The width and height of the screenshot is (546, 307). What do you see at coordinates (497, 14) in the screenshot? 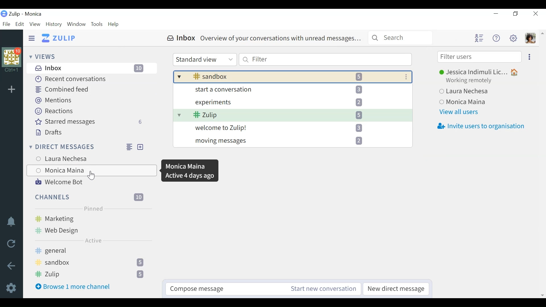
I see `minimize` at bounding box center [497, 14].